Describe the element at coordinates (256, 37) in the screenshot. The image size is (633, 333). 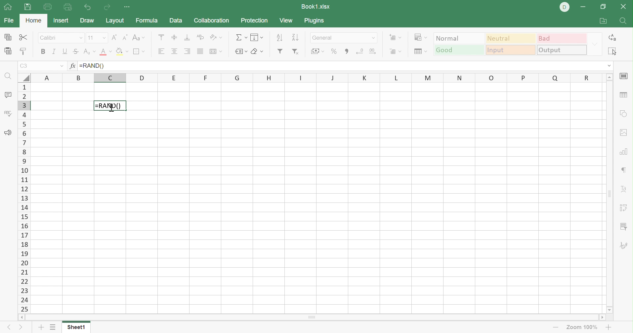
I see `Fill` at that location.